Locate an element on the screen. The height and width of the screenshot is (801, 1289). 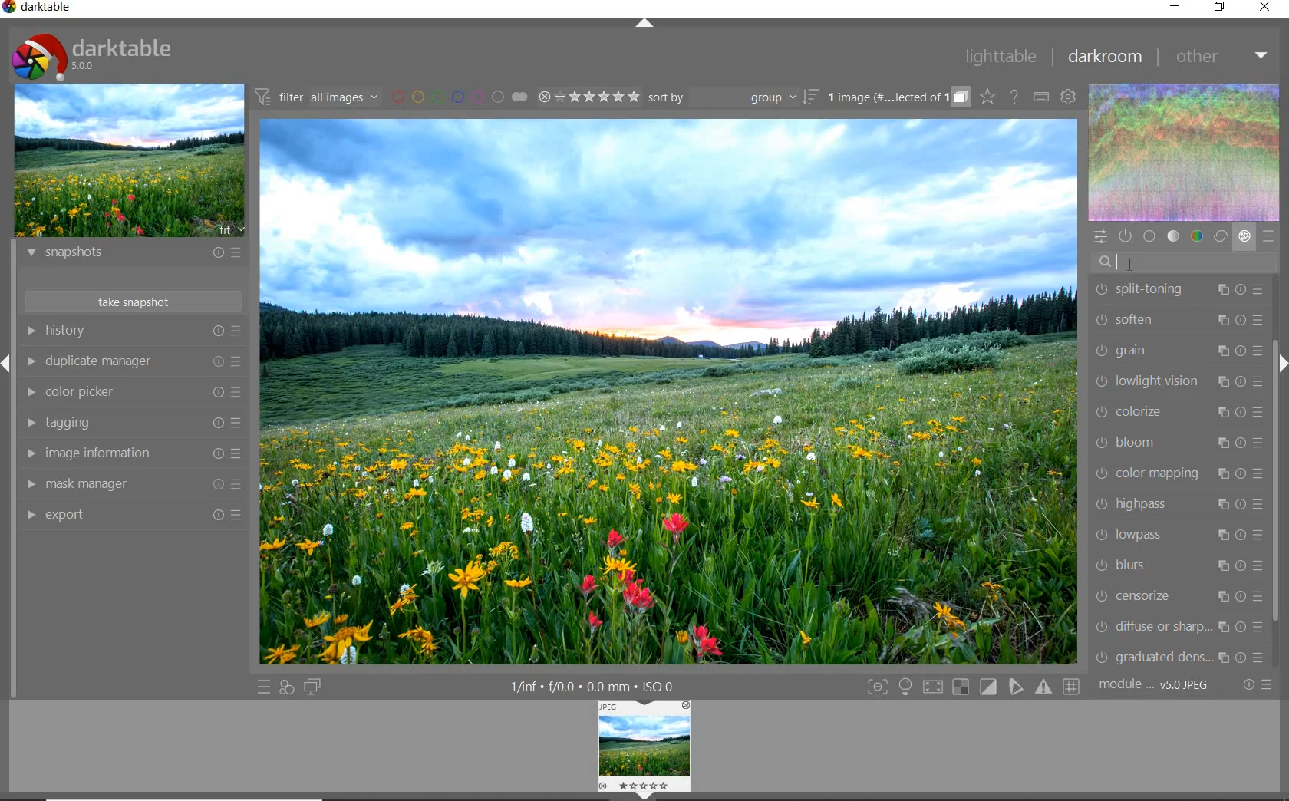
click to change overlays on thumbnails is located at coordinates (986, 96).